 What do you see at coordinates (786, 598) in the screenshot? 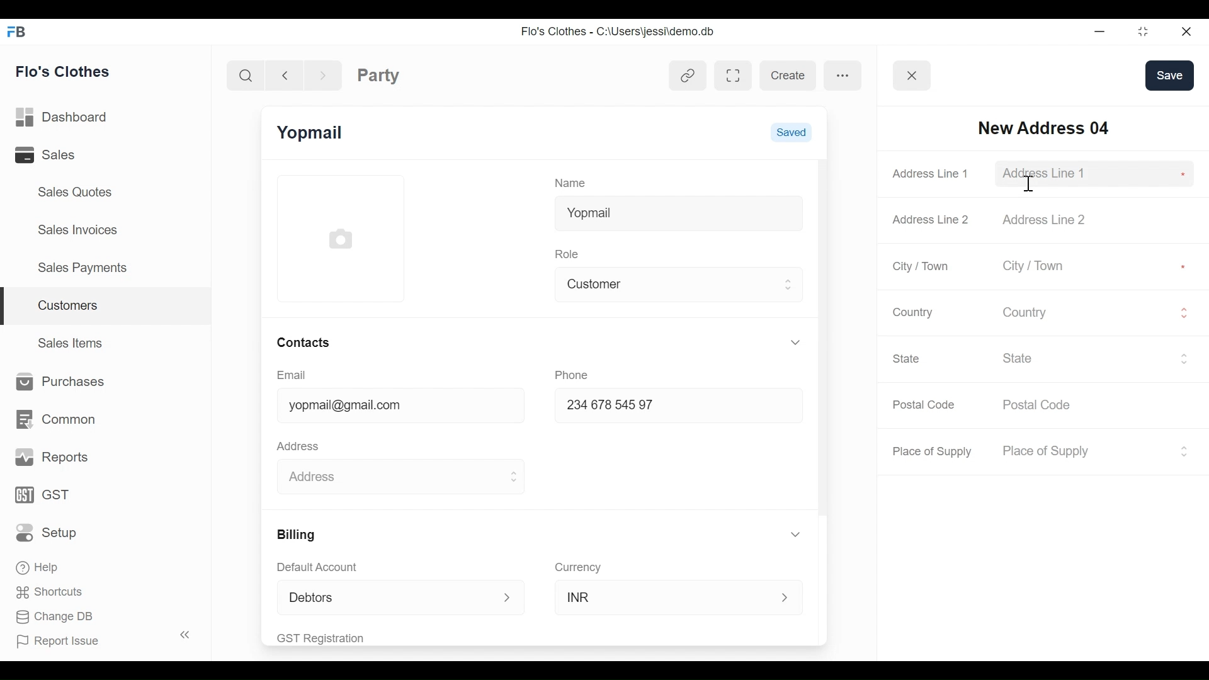
I see `Expand` at bounding box center [786, 598].